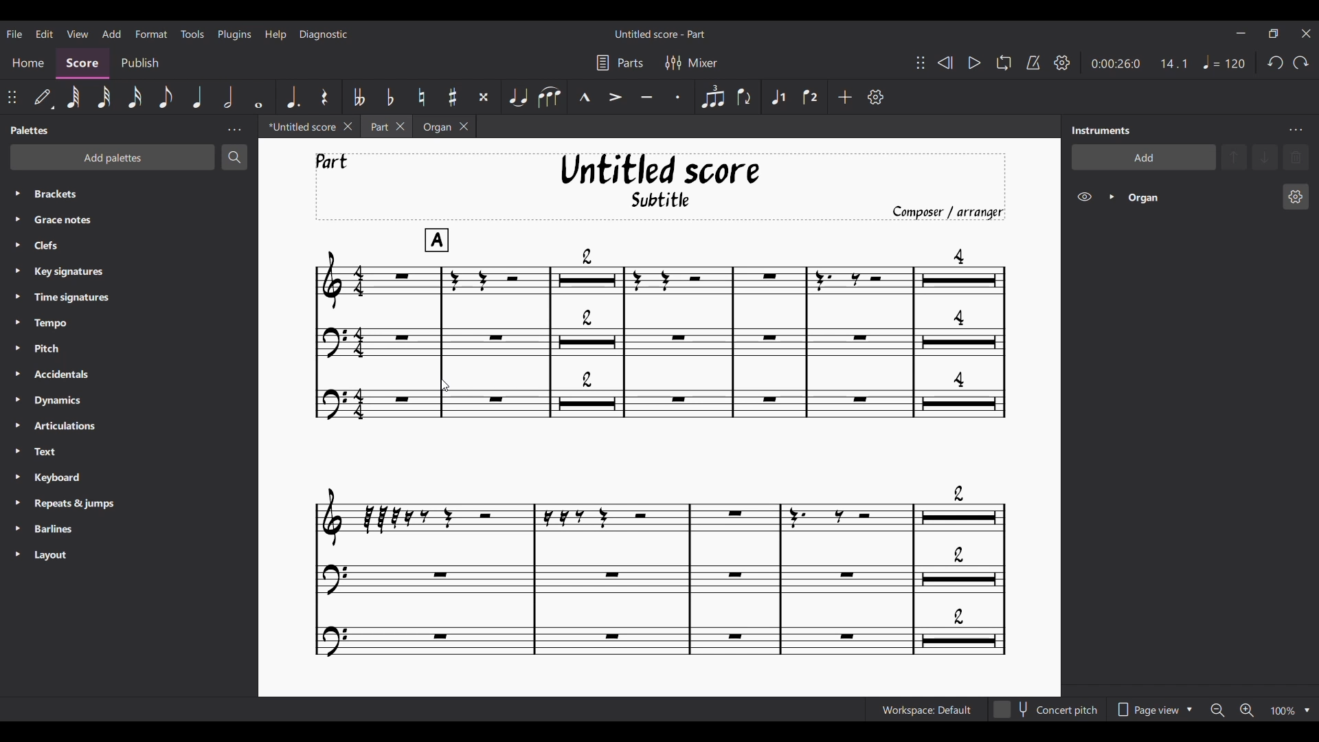 The height and width of the screenshot is (742, 1319). What do you see at coordinates (45, 33) in the screenshot?
I see `Edit menu` at bounding box center [45, 33].